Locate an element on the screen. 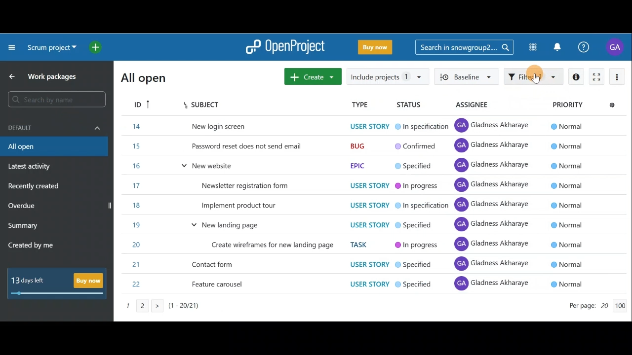 The image size is (632, 355). OpenProject is located at coordinates (285, 49).